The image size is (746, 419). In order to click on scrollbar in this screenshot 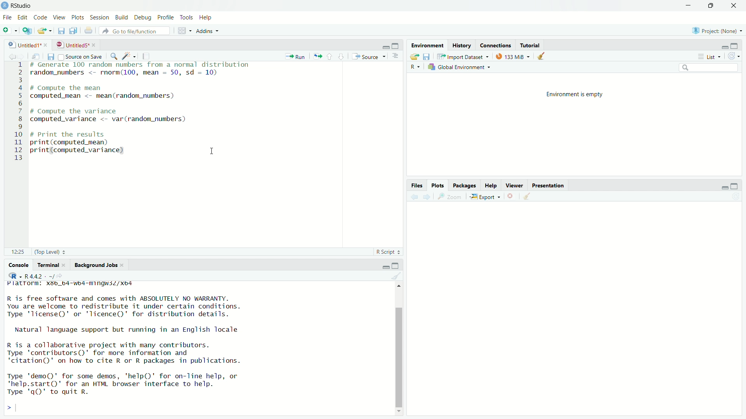, I will do `click(397, 352)`.